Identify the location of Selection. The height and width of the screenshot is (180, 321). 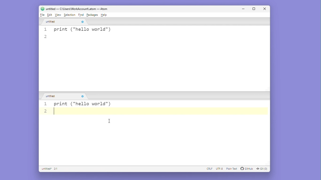
(70, 15).